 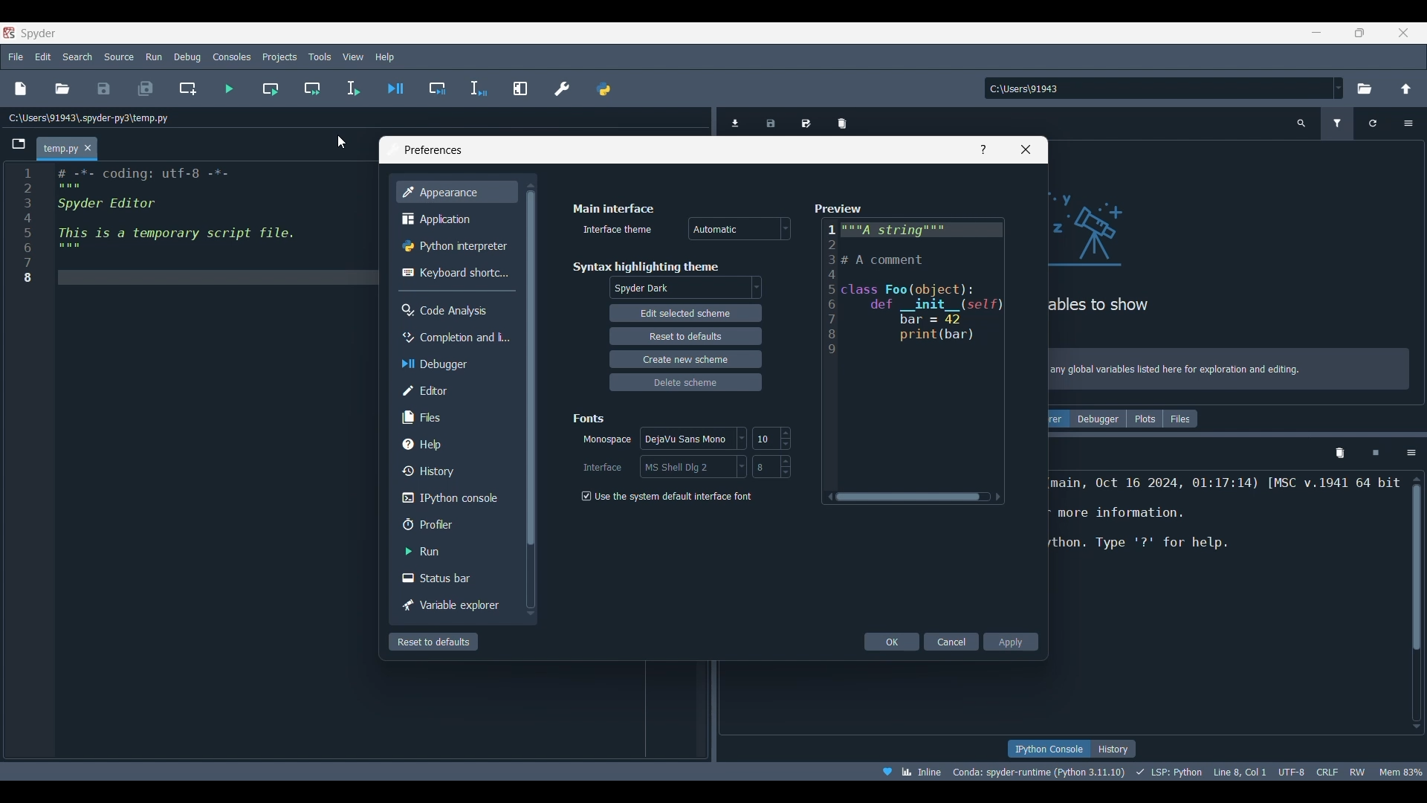 What do you see at coordinates (1402, 772) in the screenshot?
I see `mem 84%` at bounding box center [1402, 772].